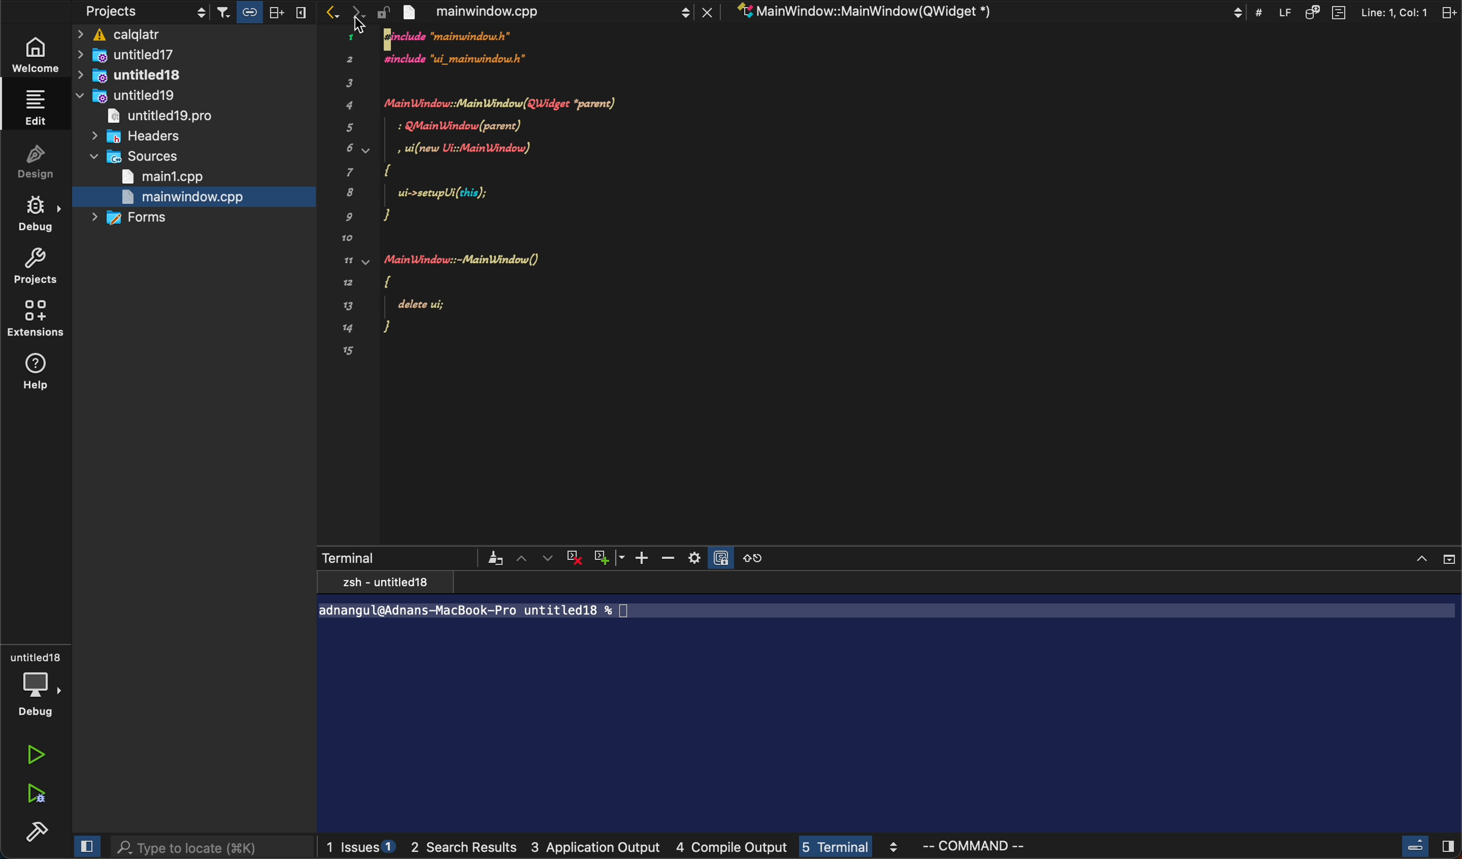 This screenshot has height=859, width=1462. I want to click on debug, so click(38, 210).